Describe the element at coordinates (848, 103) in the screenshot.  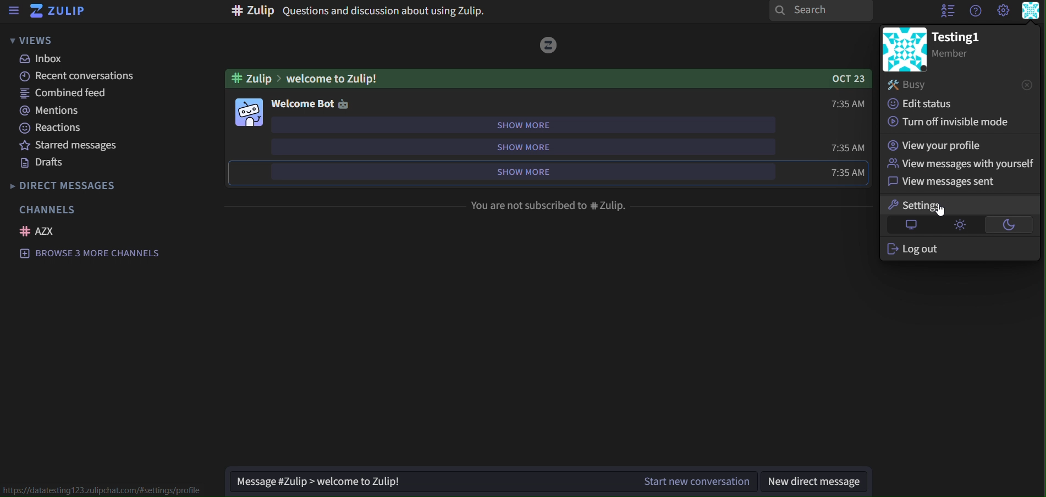
I see `7:35AM` at that location.